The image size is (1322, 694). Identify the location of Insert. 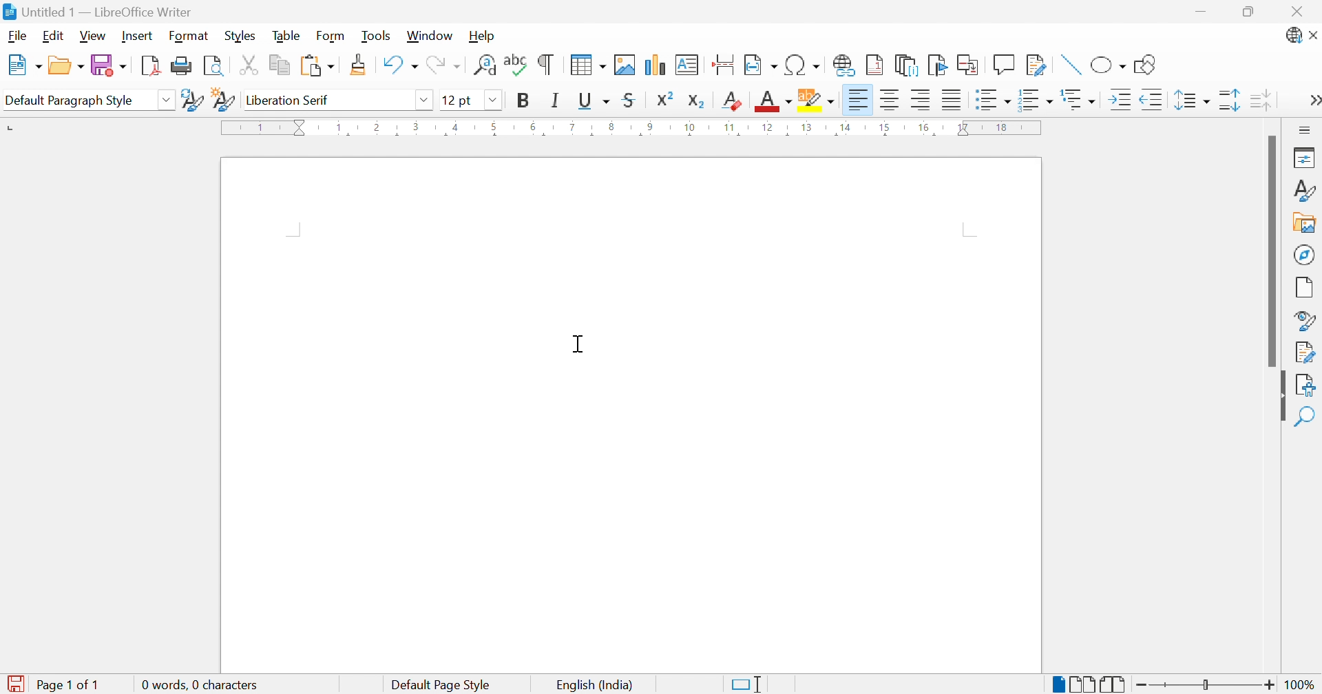
(137, 36).